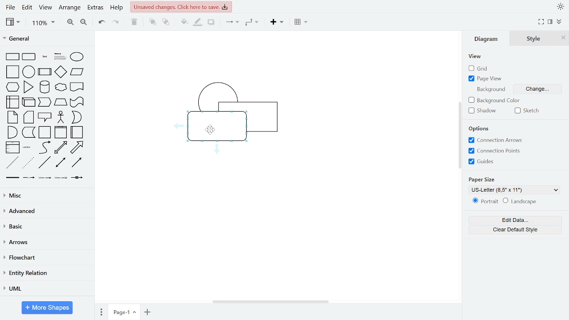  Describe the element at coordinates (541, 22) in the screenshot. I see `full screen` at that location.